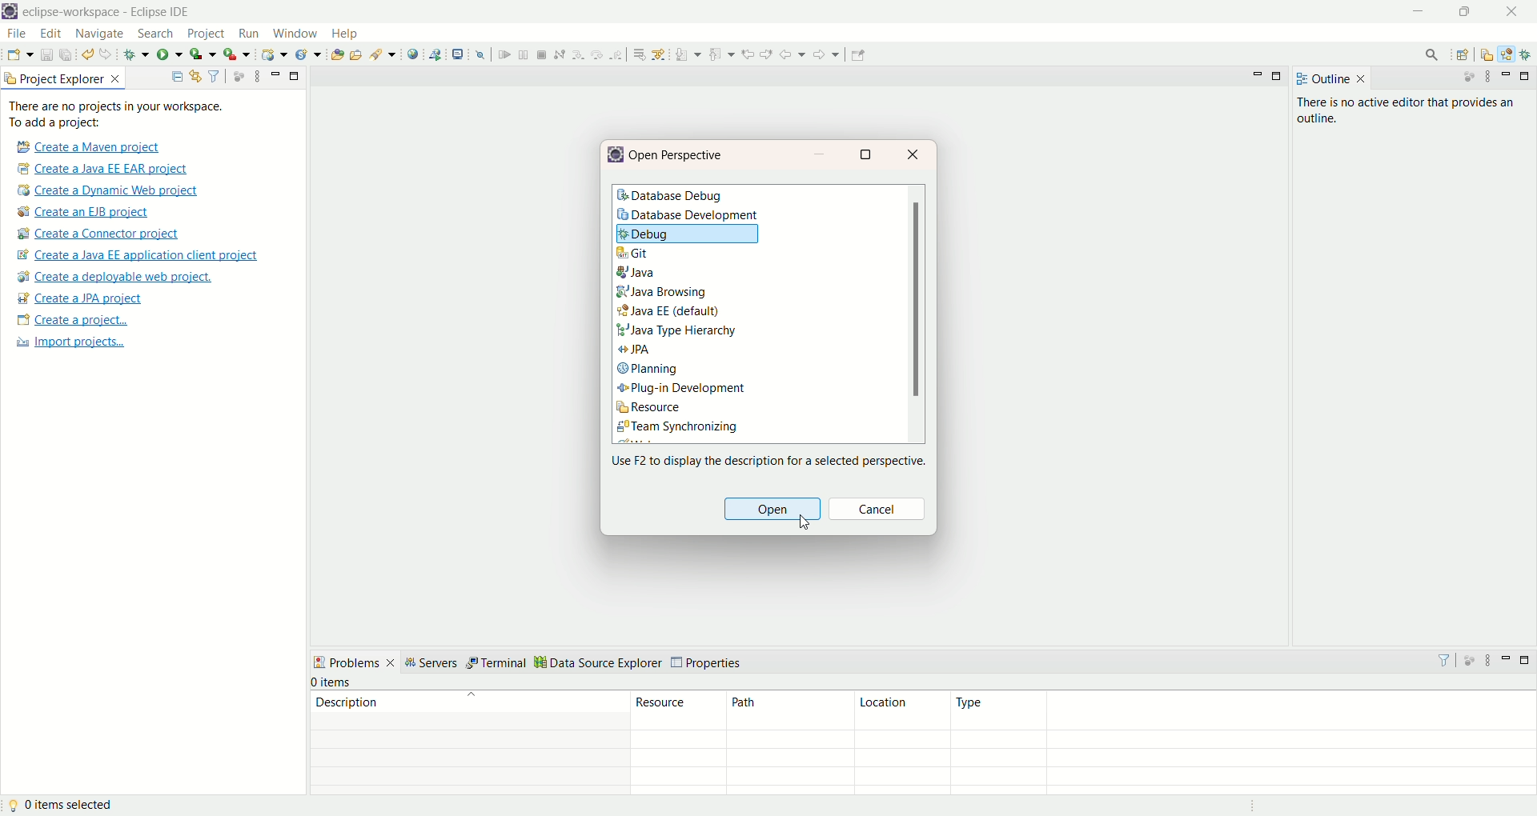 This screenshot has height=816, width=1537. I want to click on create a Java EE, so click(144, 254).